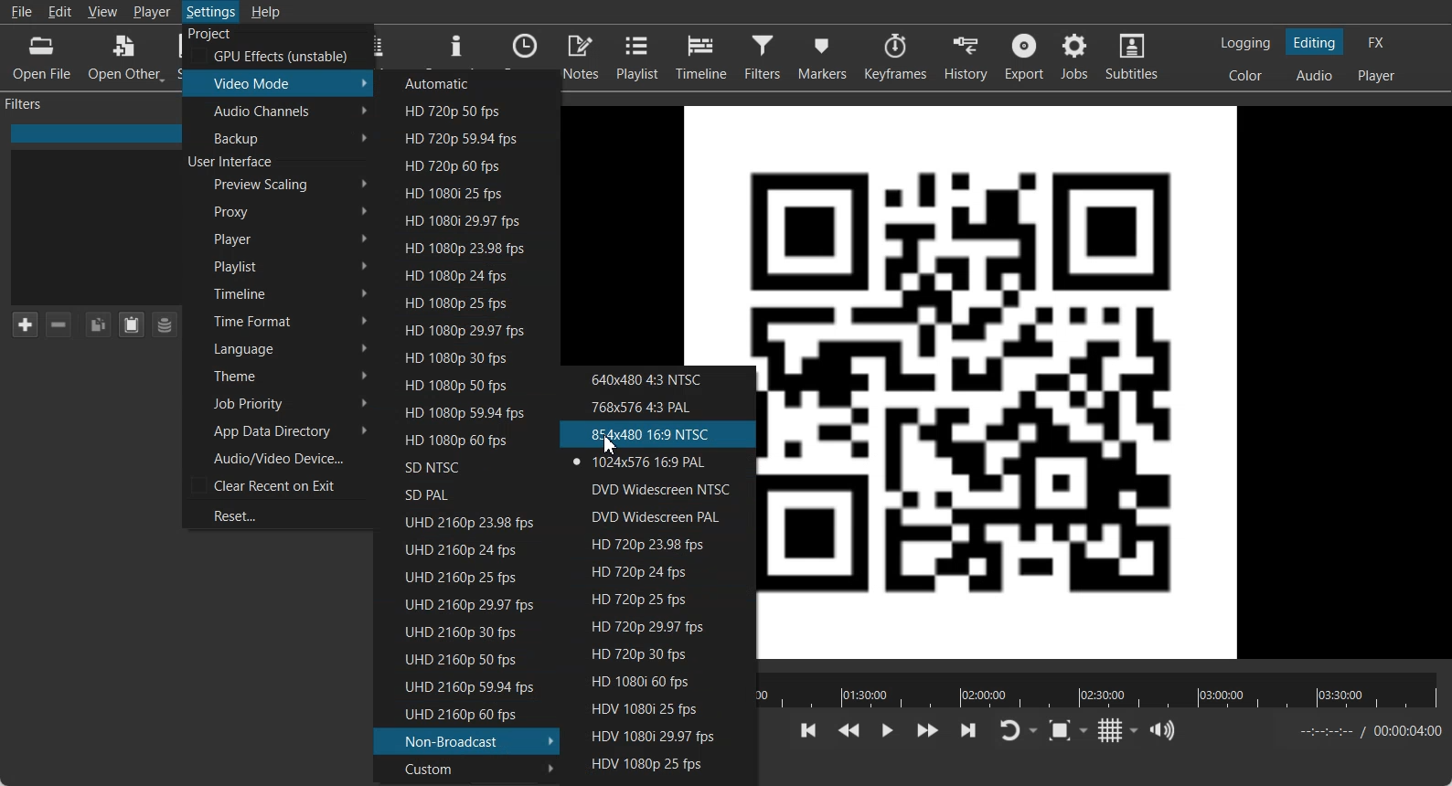 The height and width of the screenshot is (786, 1452). What do you see at coordinates (101, 11) in the screenshot?
I see `View` at bounding box center [101, 11].